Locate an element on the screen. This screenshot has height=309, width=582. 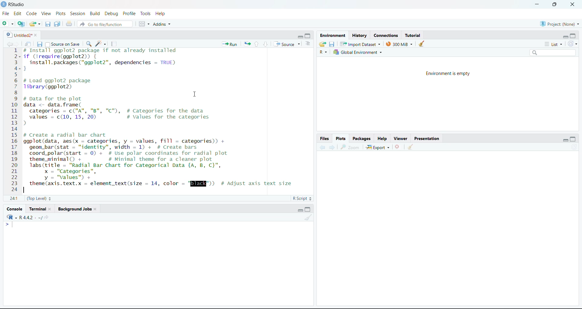
Tutorial is located at coordinates (414, 35).